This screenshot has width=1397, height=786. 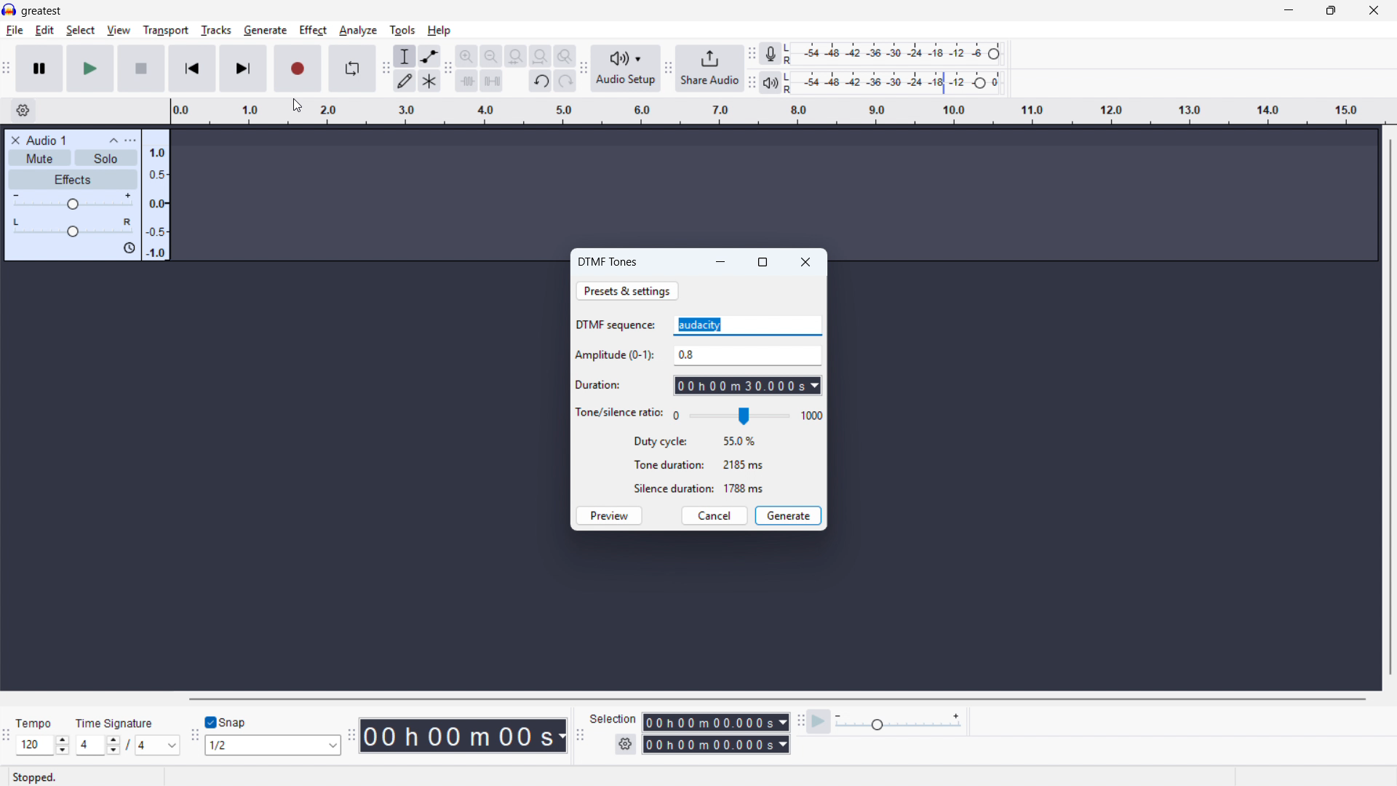 I want to click on share audio, so click(x=709, y=69).